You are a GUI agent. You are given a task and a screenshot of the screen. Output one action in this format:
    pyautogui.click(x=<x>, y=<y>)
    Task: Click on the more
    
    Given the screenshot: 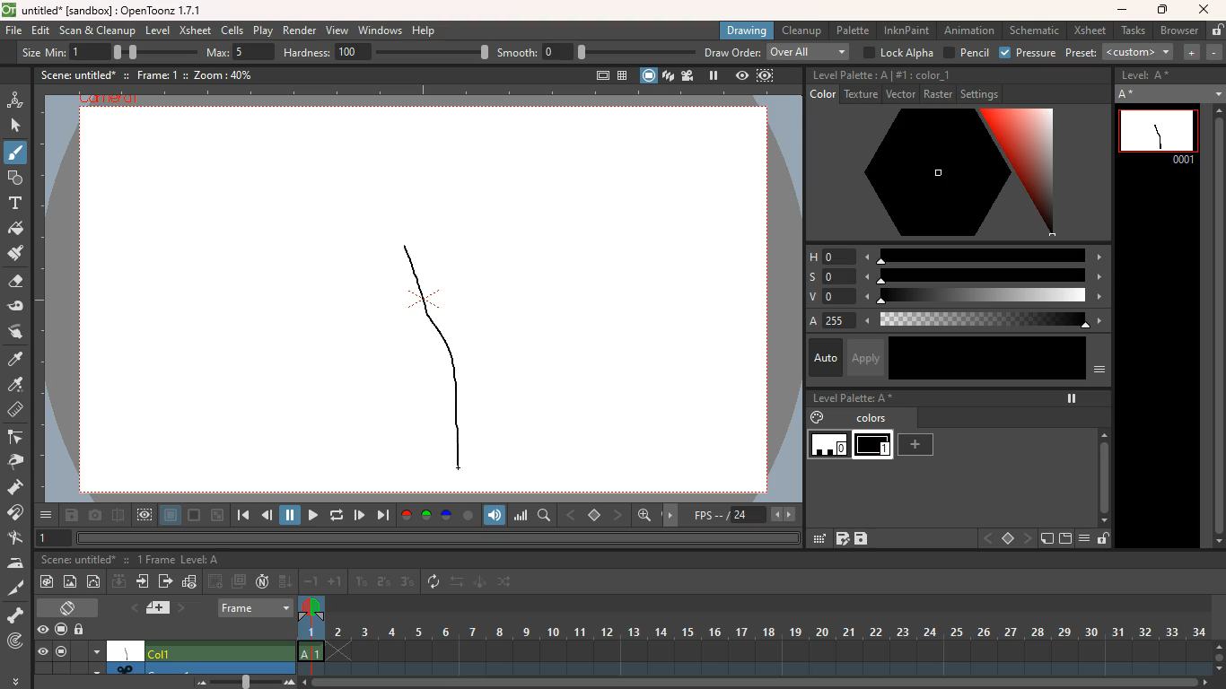 What is the action you would take?
    pyautogui.click(x=46, y=515)
    